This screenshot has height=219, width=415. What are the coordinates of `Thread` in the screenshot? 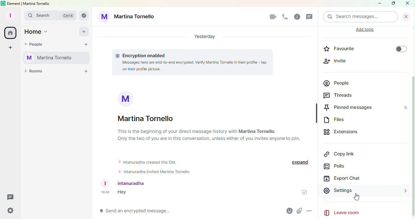 It's located at (310, 16).